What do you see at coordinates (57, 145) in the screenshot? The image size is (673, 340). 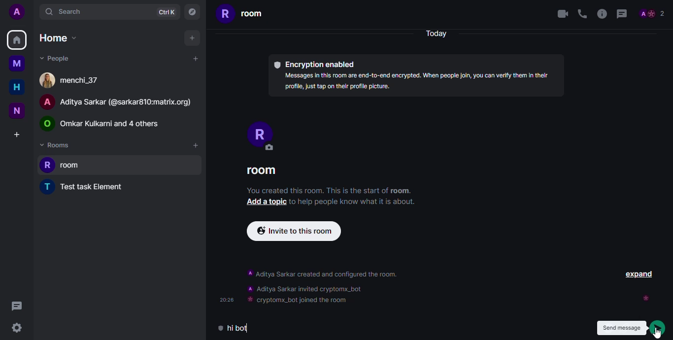 I see `rooms` at bounding box center [57, 145].